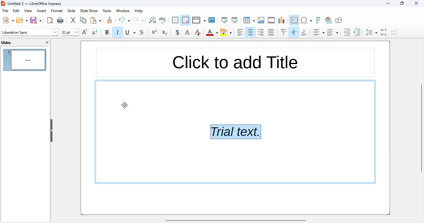 The image size is (424, 223). I want to click on align center, so click(250, 32).